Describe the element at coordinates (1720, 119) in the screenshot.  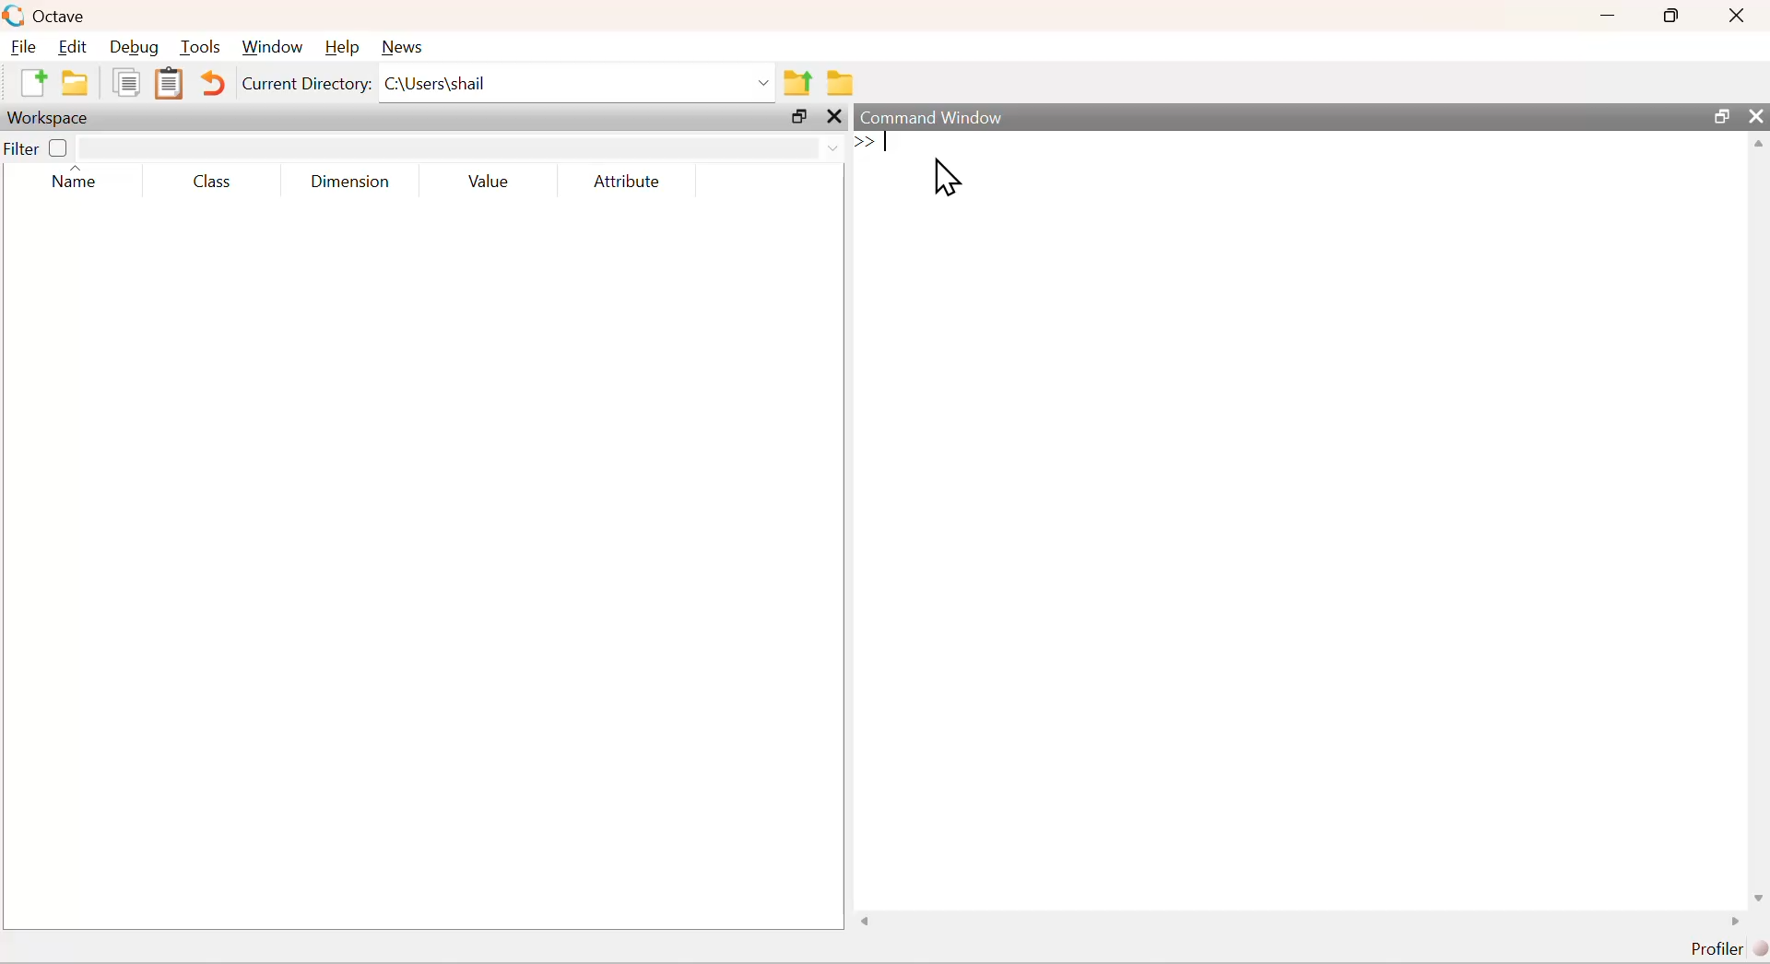
I see `Maximize` at that location.